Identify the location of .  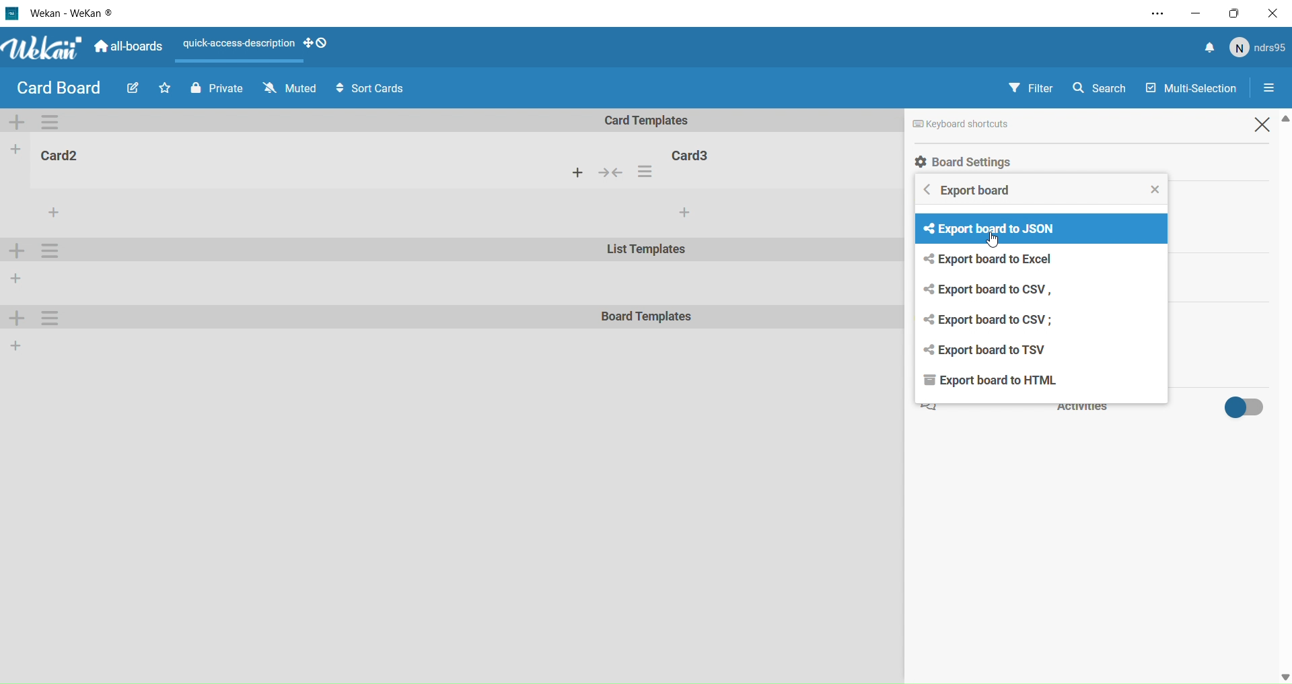
(79, 158).